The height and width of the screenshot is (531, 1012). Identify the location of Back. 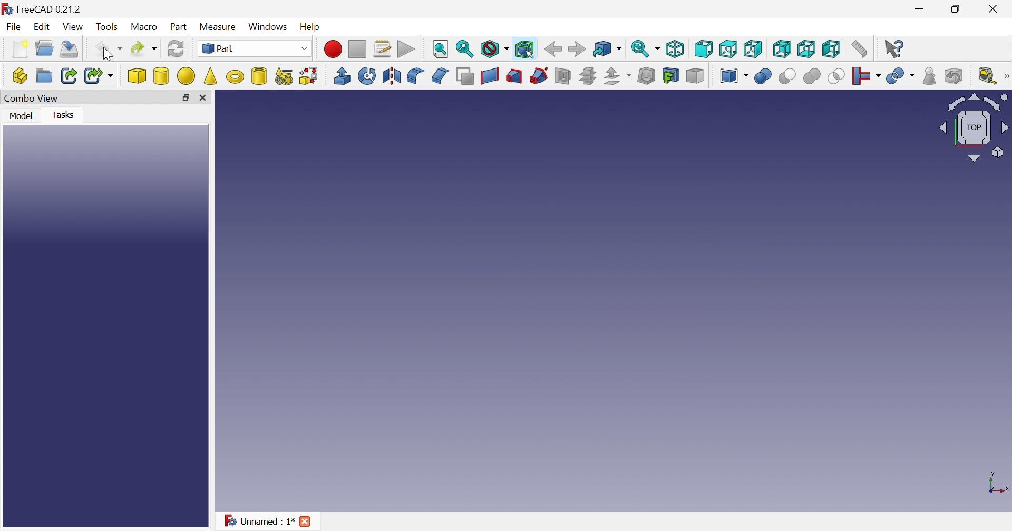
(552, 49).